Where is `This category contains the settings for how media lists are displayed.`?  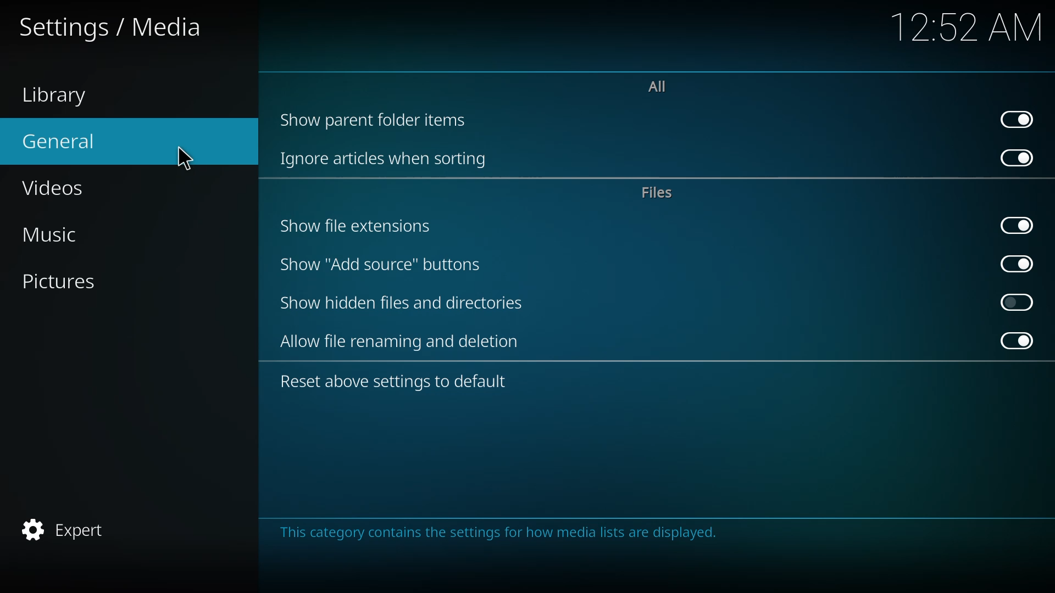 This category contains the settings for how media lists are displayed. is located at coordinates (495, 536).